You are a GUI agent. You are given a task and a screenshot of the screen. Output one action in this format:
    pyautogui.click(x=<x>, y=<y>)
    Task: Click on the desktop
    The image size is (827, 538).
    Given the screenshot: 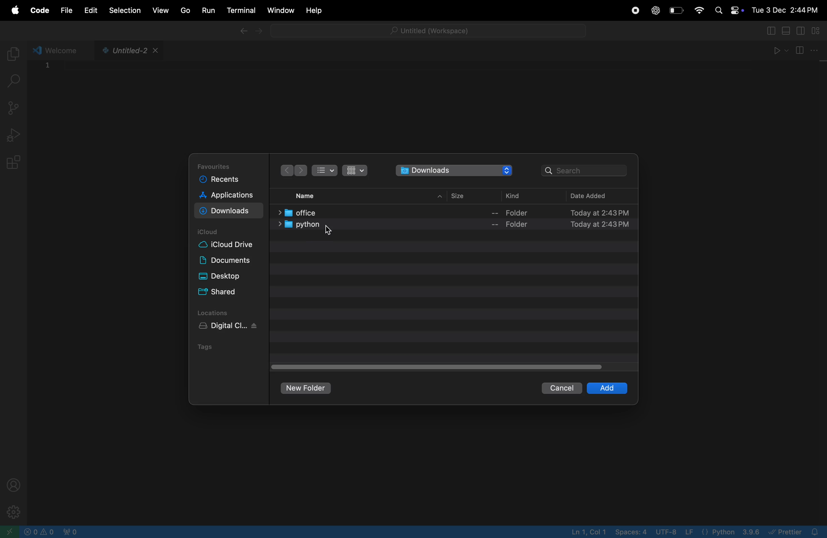 What is the action you would take?
    pyautogui.click(x=227, y=277)
    